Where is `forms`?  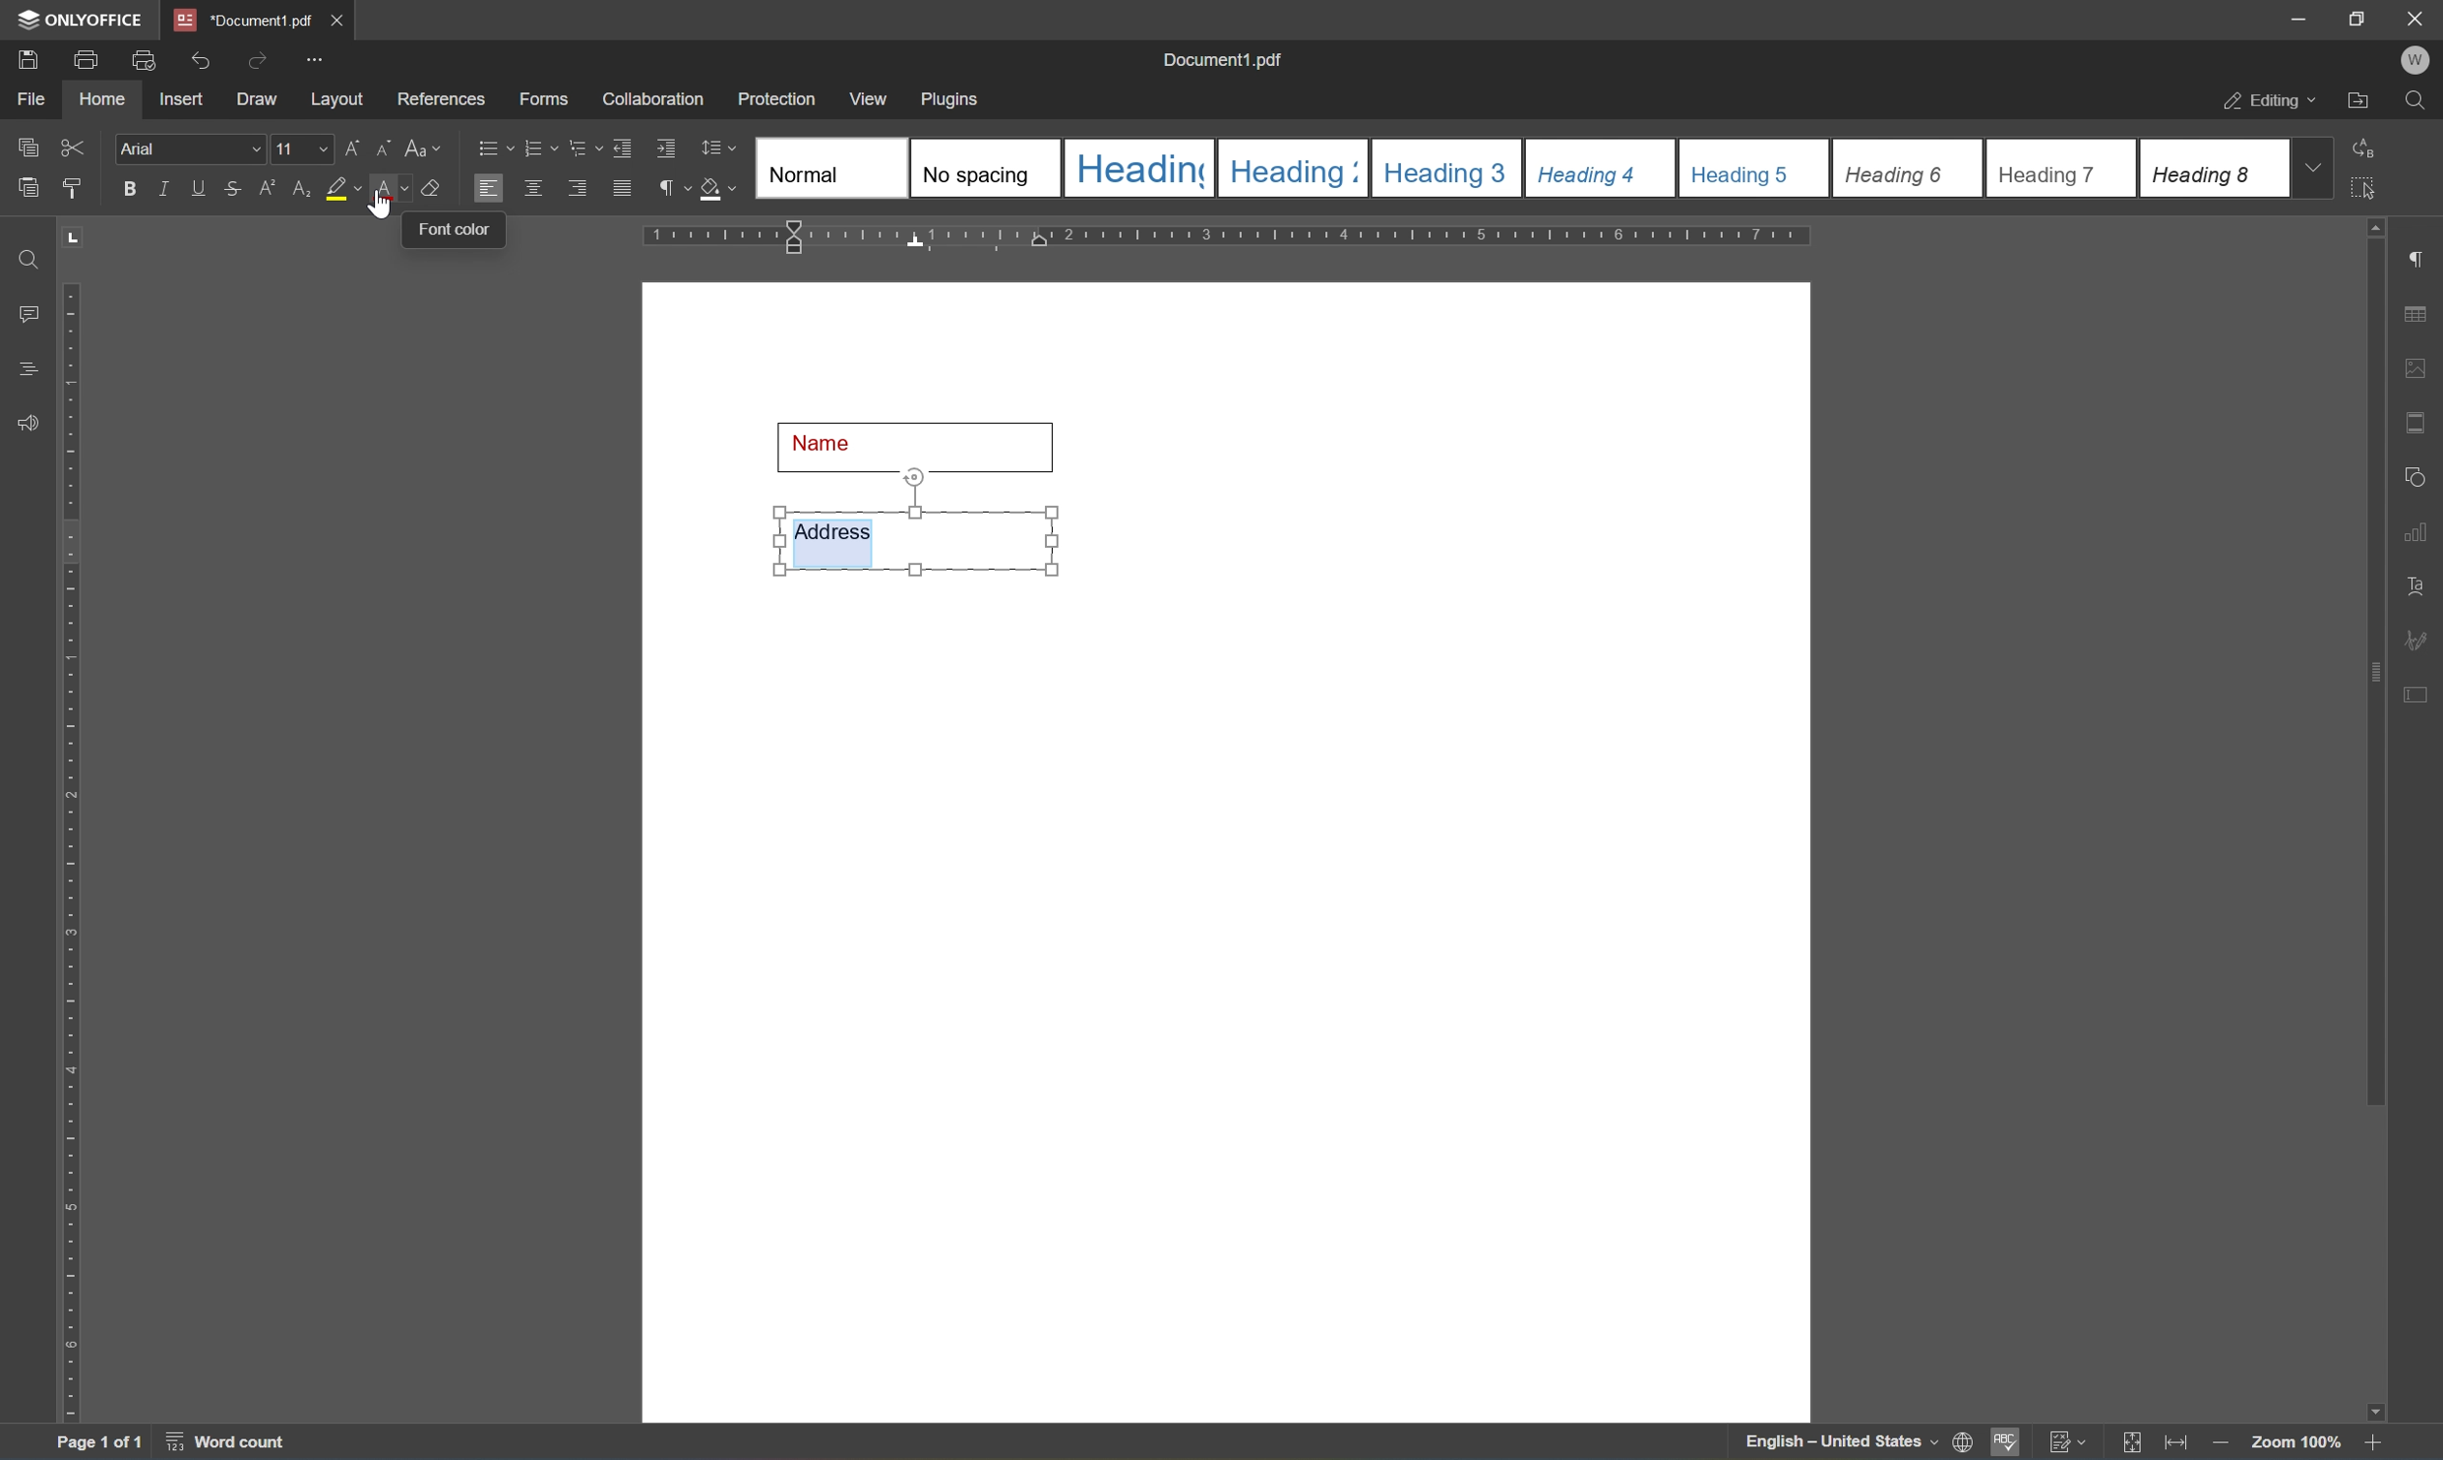 forms is located at coordinates (542, 98).